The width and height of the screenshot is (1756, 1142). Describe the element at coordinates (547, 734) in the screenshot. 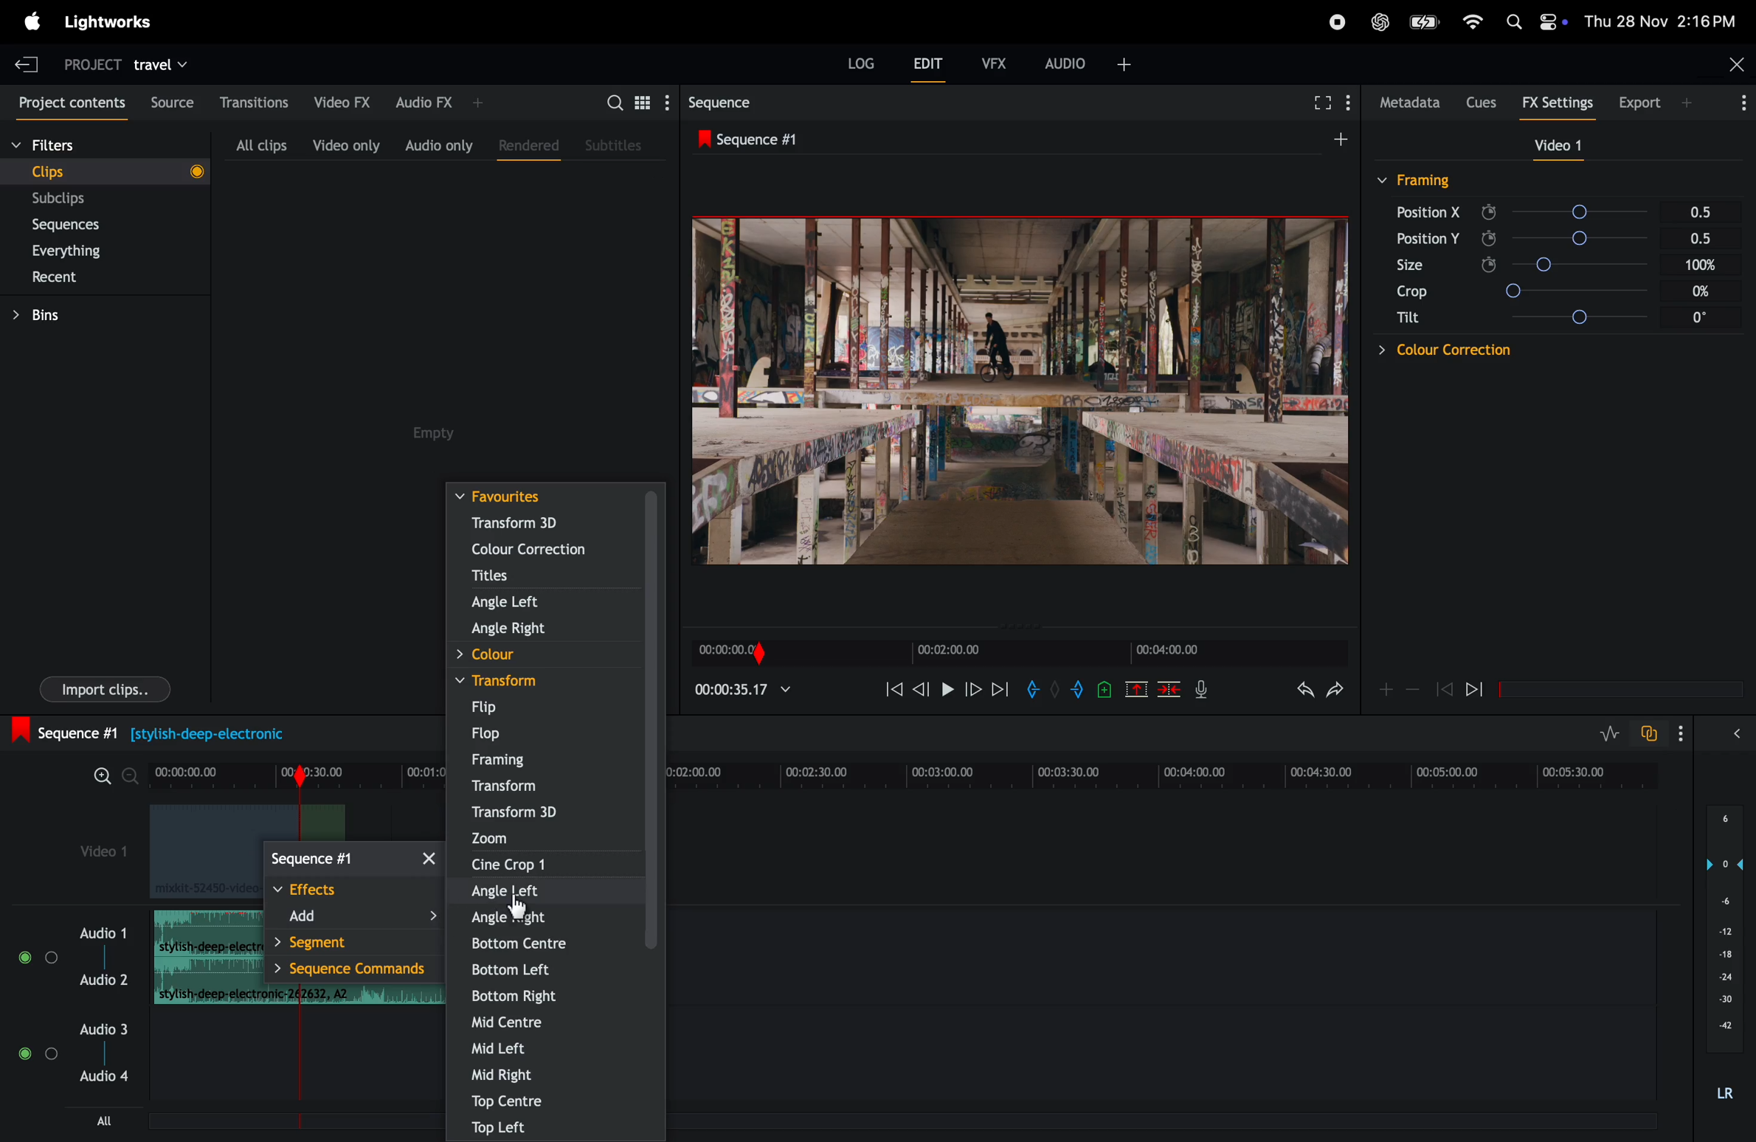

I see `flop` at that location.